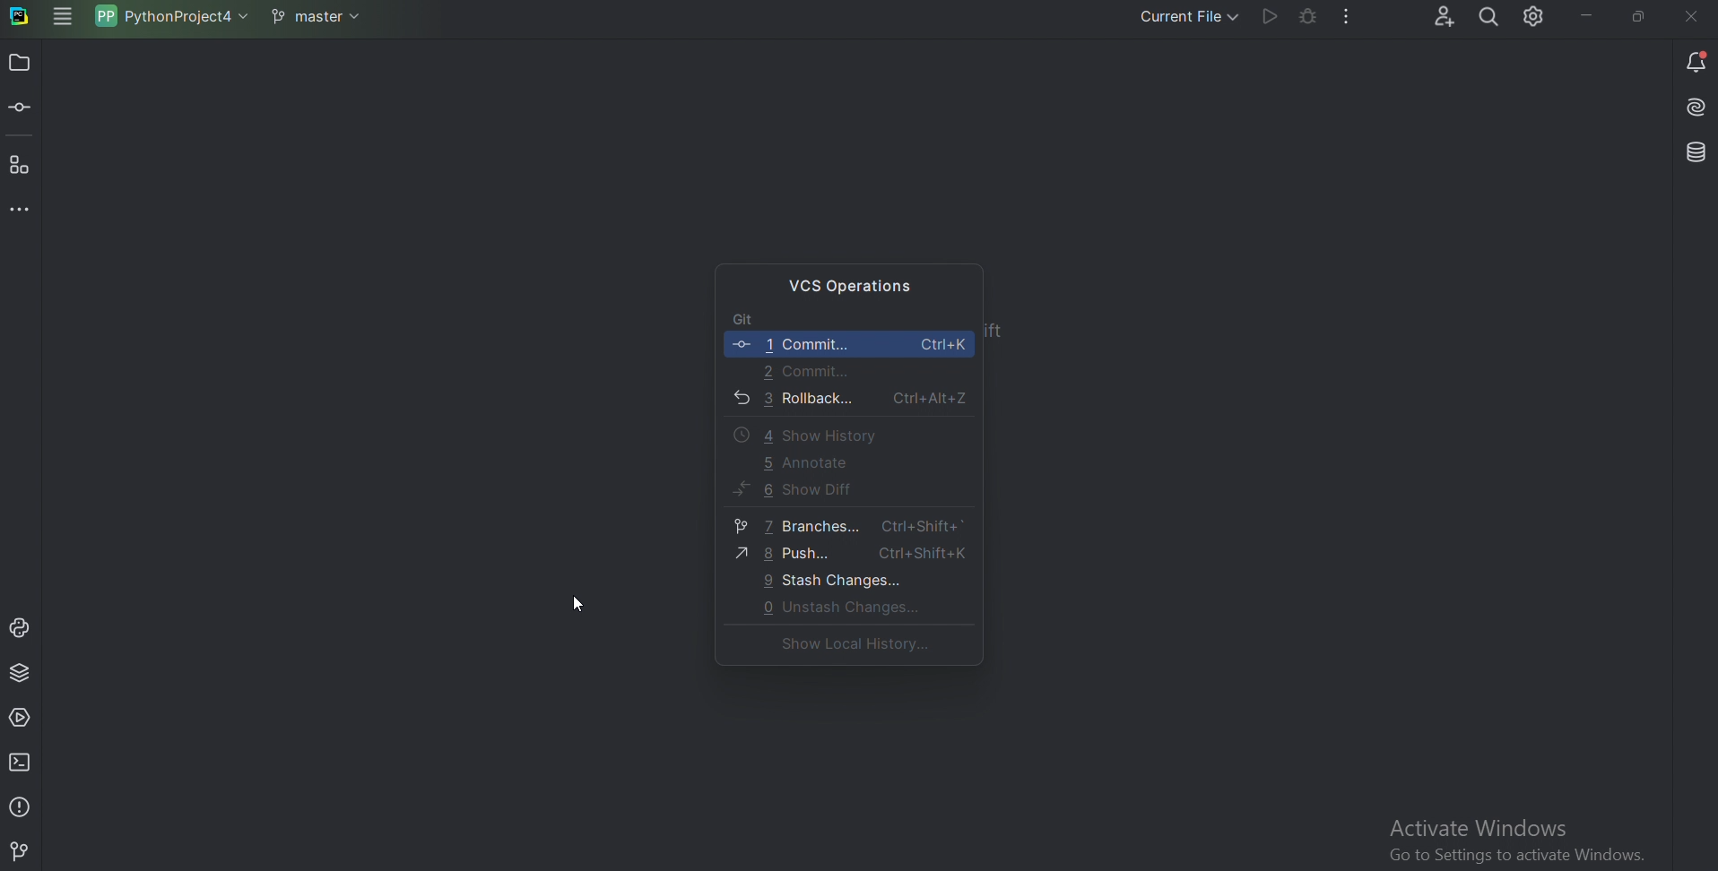  Describe the element at coordinates (1303, 18) in the screenshot. I see `Debug` at that location.